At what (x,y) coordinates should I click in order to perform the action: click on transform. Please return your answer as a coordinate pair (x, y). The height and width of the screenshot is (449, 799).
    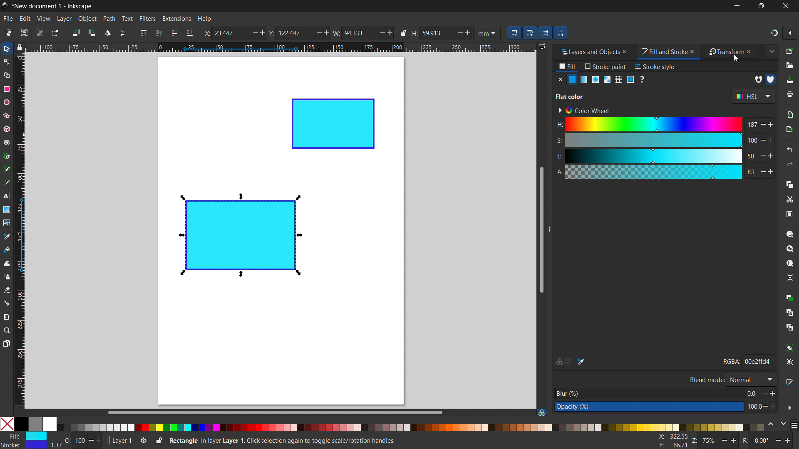
    Looking at the image, I should click on (724, 52).